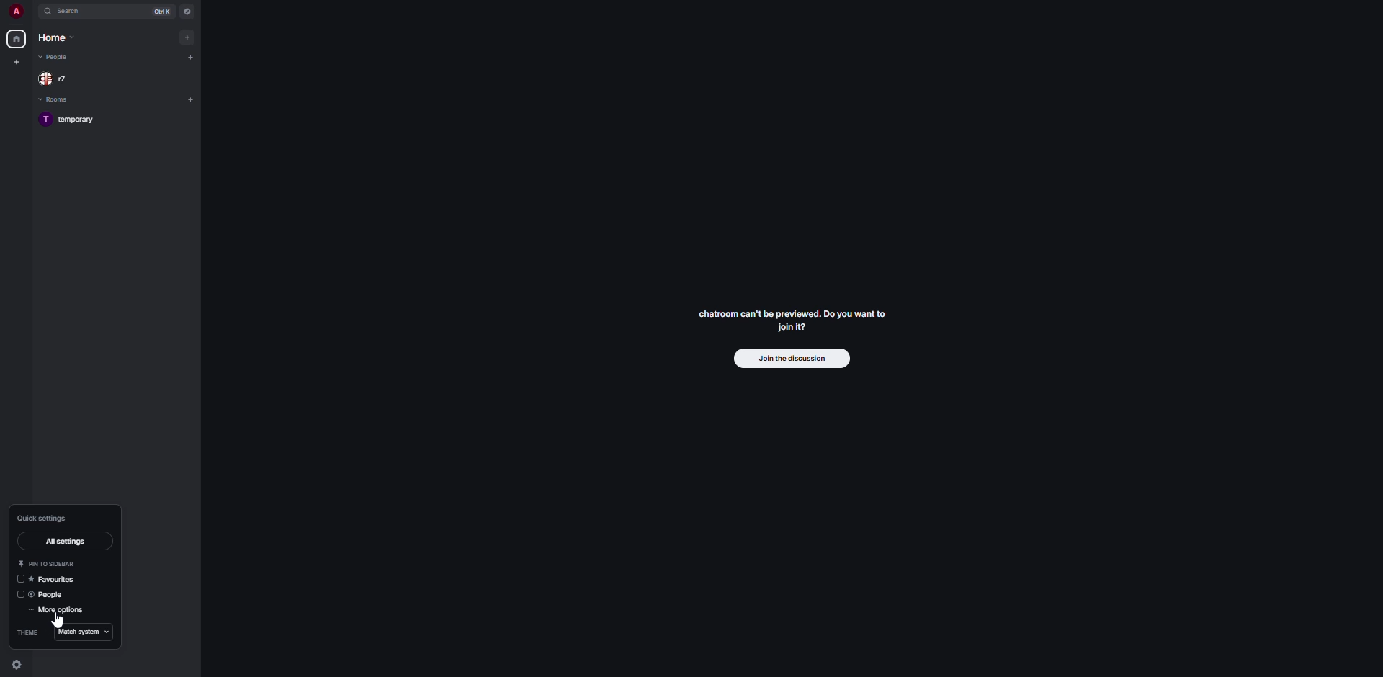 The width and height of the screenshot is (1383, 677). What do you see at coordinates (18, 39) in the screenshot?
I see `home` at bounding box center [18, 39].